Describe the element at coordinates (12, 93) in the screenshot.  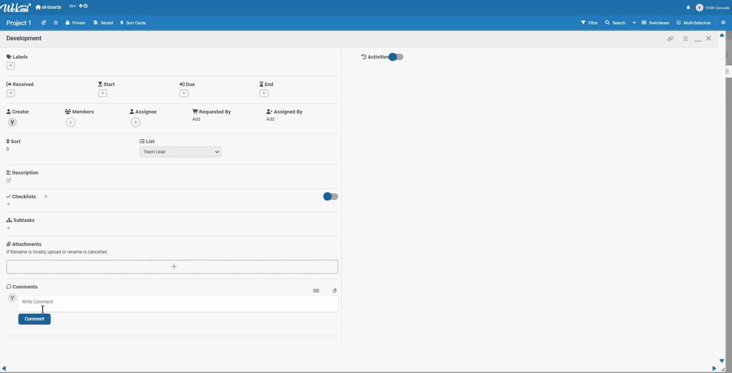
I see `add` at that location.